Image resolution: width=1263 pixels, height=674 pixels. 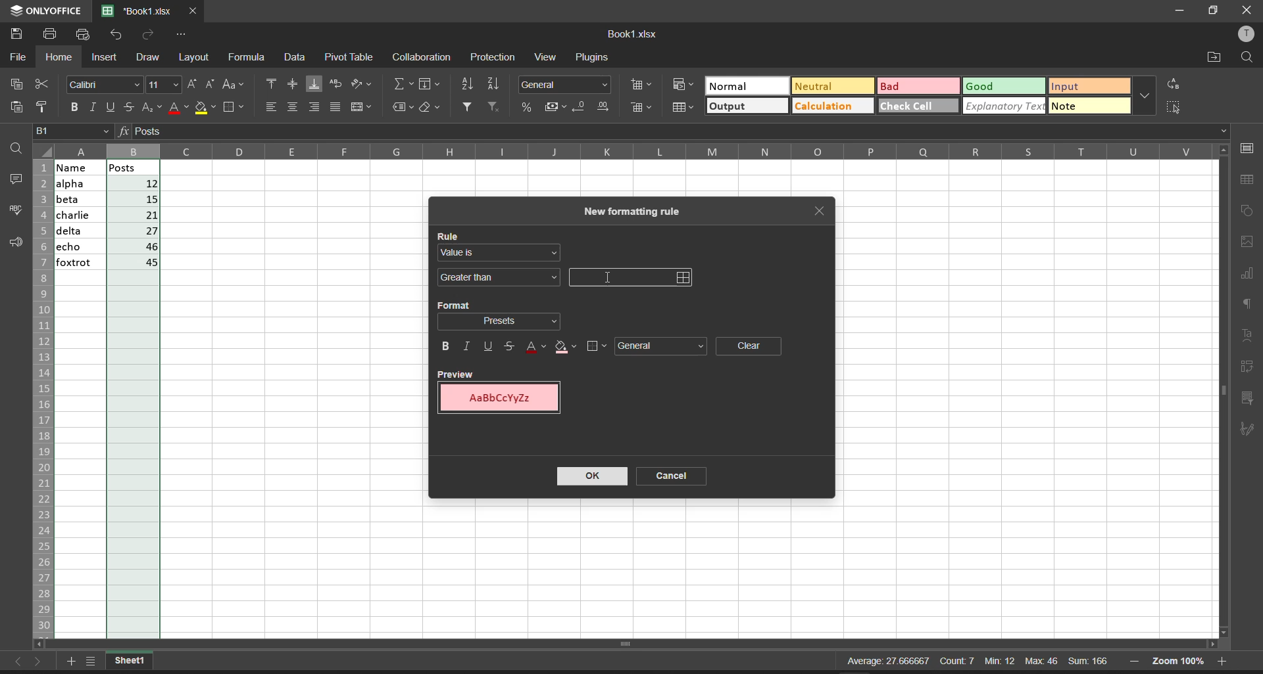 What do you see at coordinates (683, 133) in the screenshot?
I see `formula bar` at bounding box center [683, 133].